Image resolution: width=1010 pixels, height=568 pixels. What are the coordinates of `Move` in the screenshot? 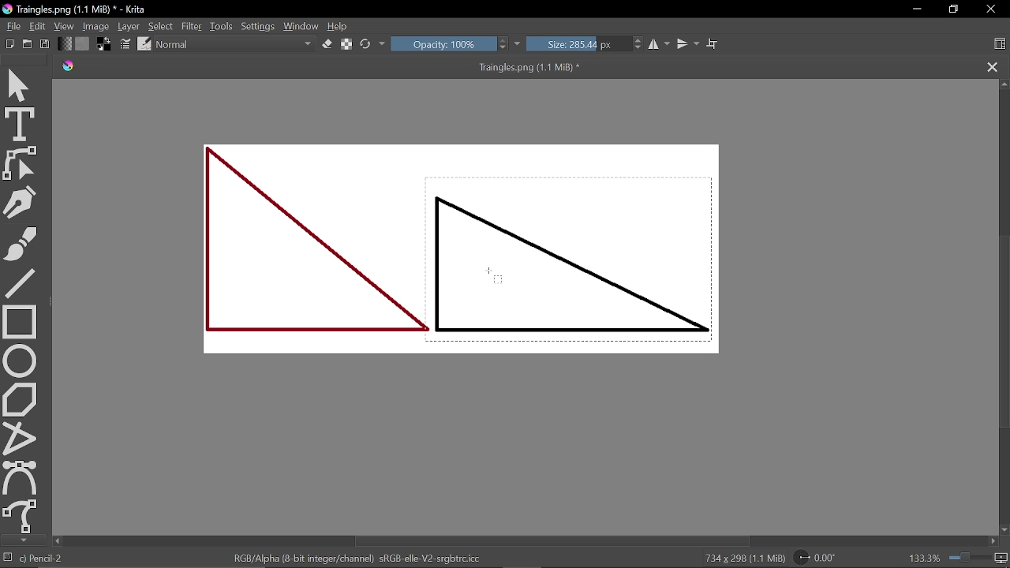 It's located at (21, 82).